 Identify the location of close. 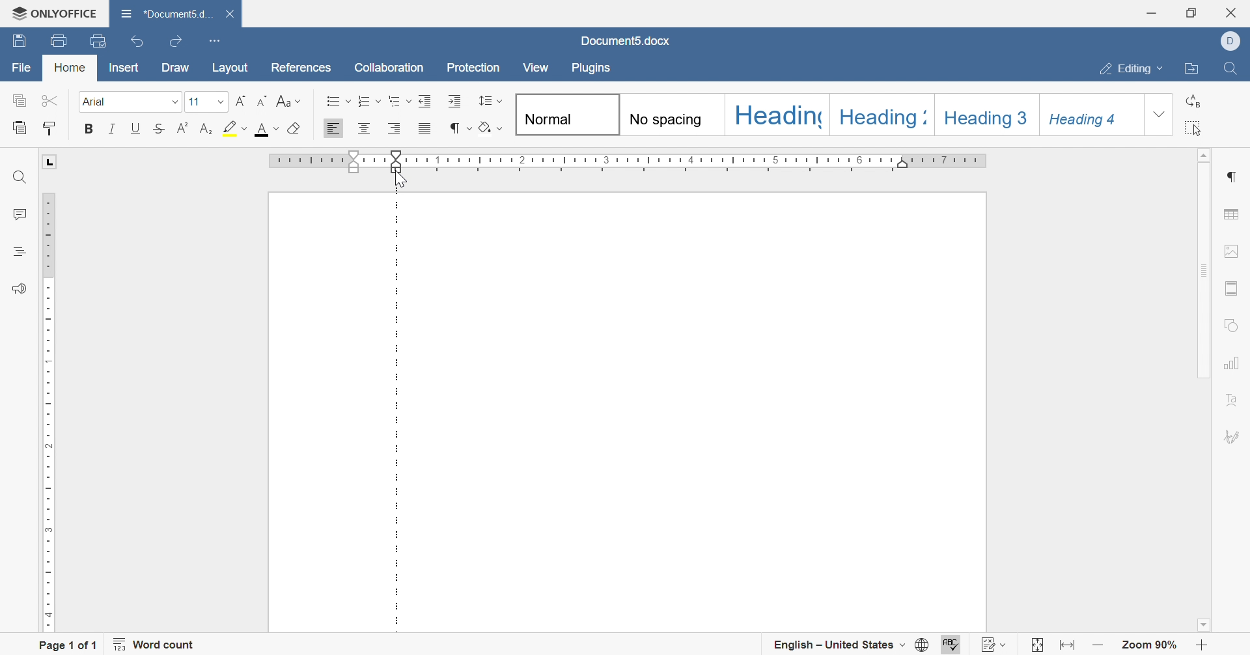
(229, 11).